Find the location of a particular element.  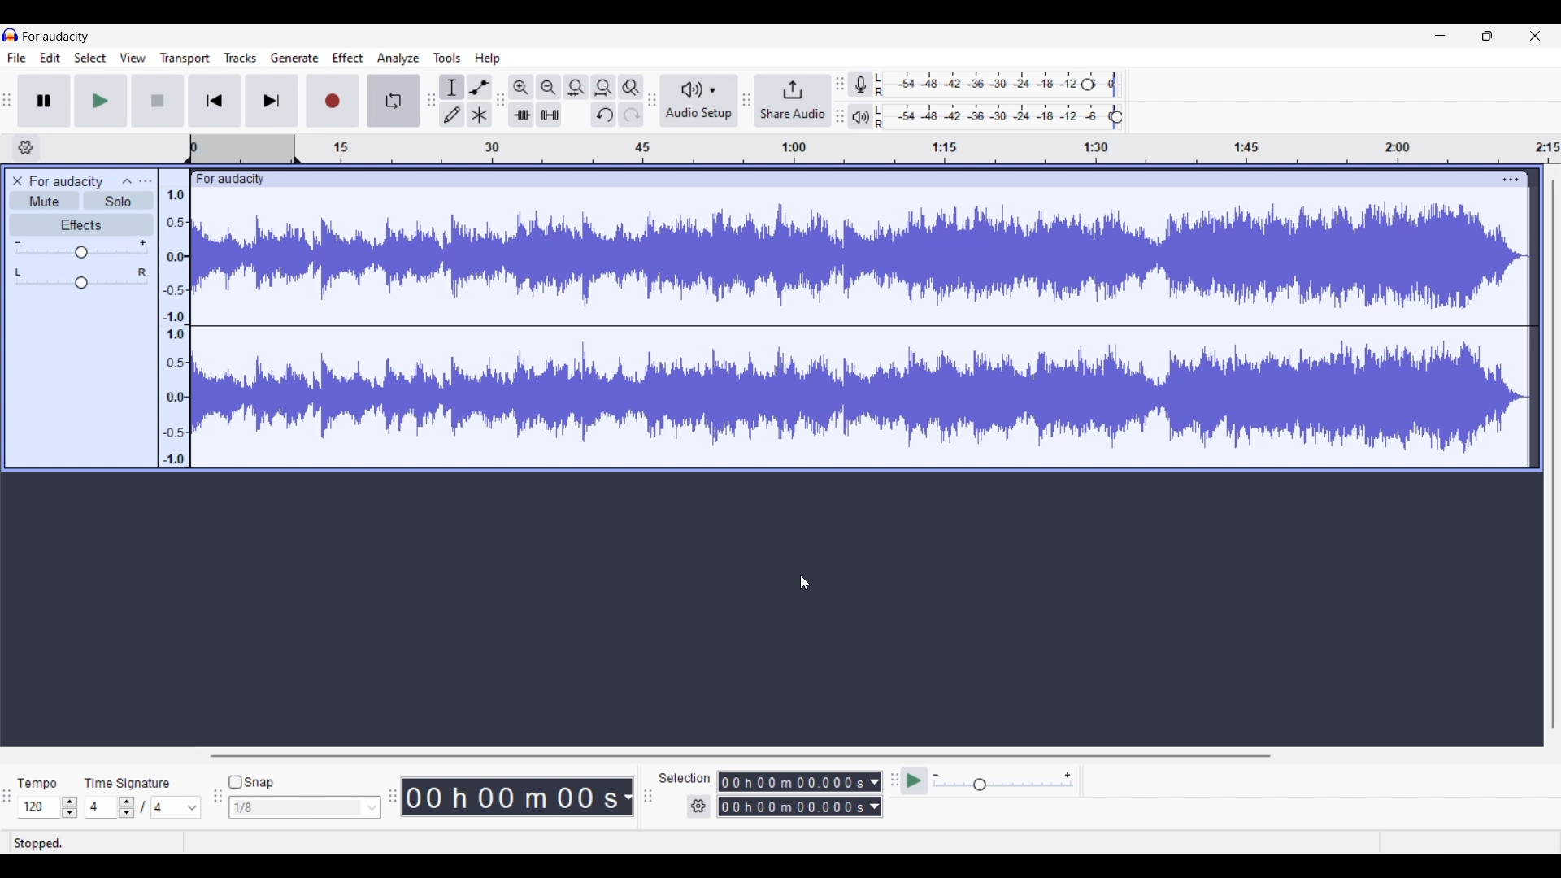

Stop is located at coordinates (159, 100).